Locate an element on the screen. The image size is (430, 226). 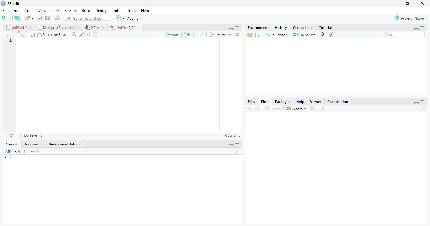
Tutorial is located at coordinates (326, 27).